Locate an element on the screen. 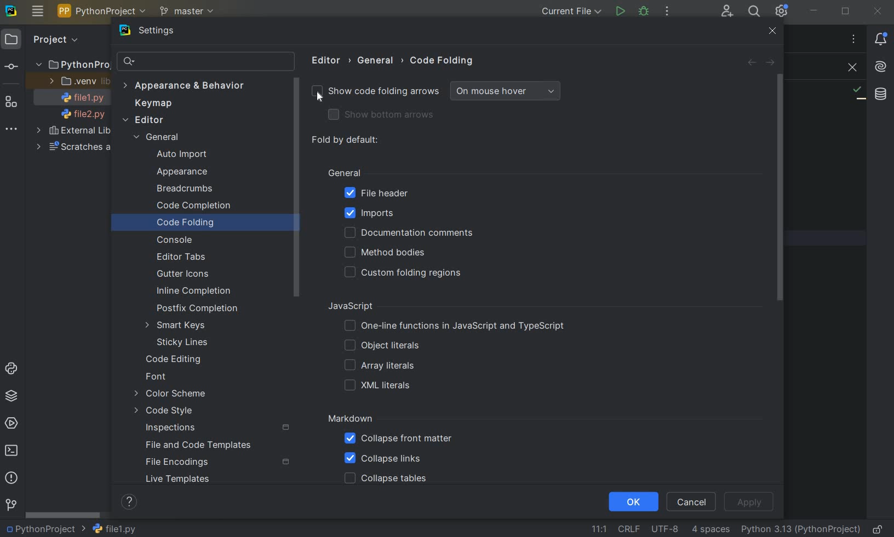  LINE SEPARATOR is located at coordinates (628, 528).